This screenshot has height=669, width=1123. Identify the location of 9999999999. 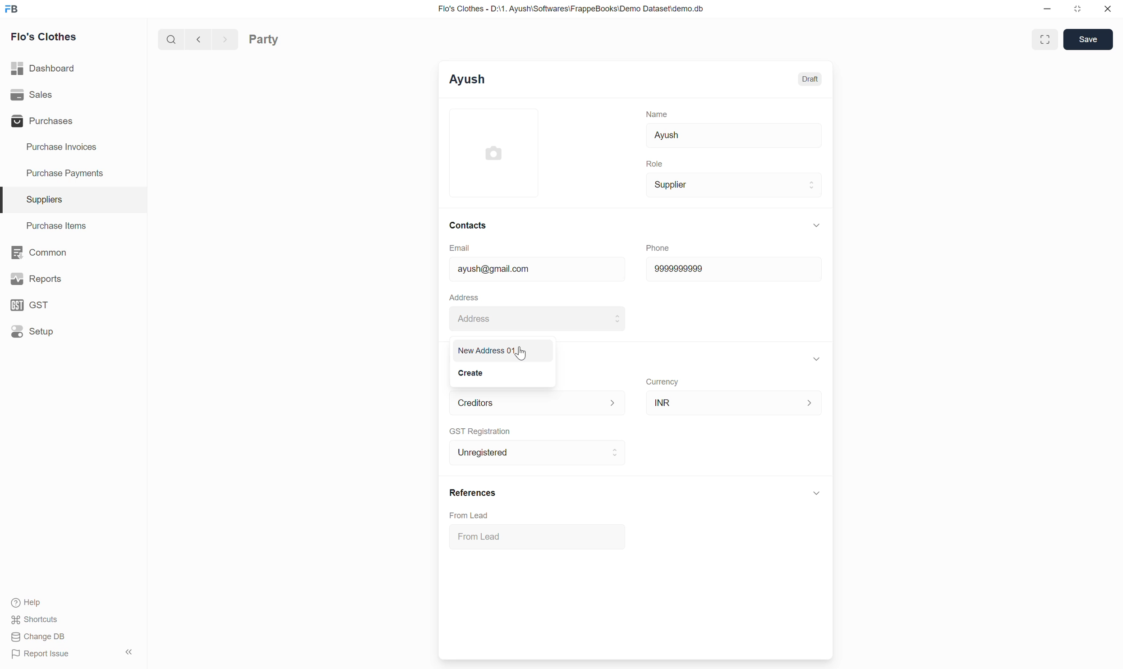
(733, 269).